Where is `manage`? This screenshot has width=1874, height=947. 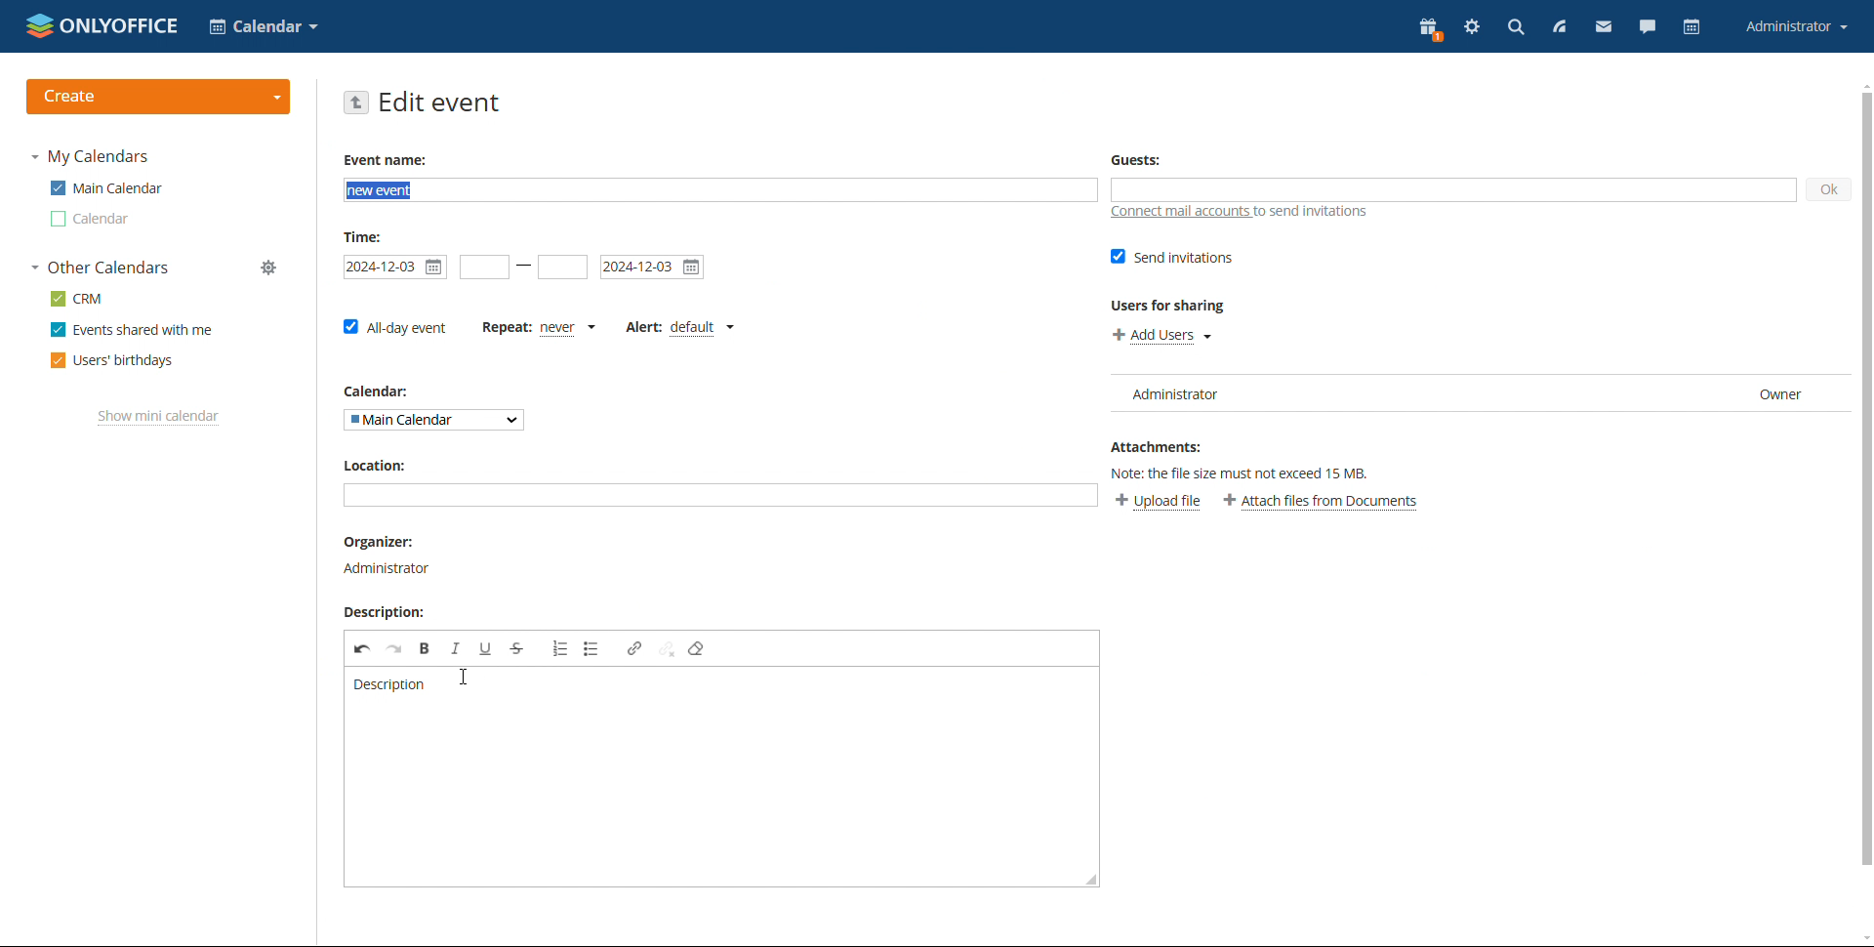 manage is located at coordinates (269, 268).